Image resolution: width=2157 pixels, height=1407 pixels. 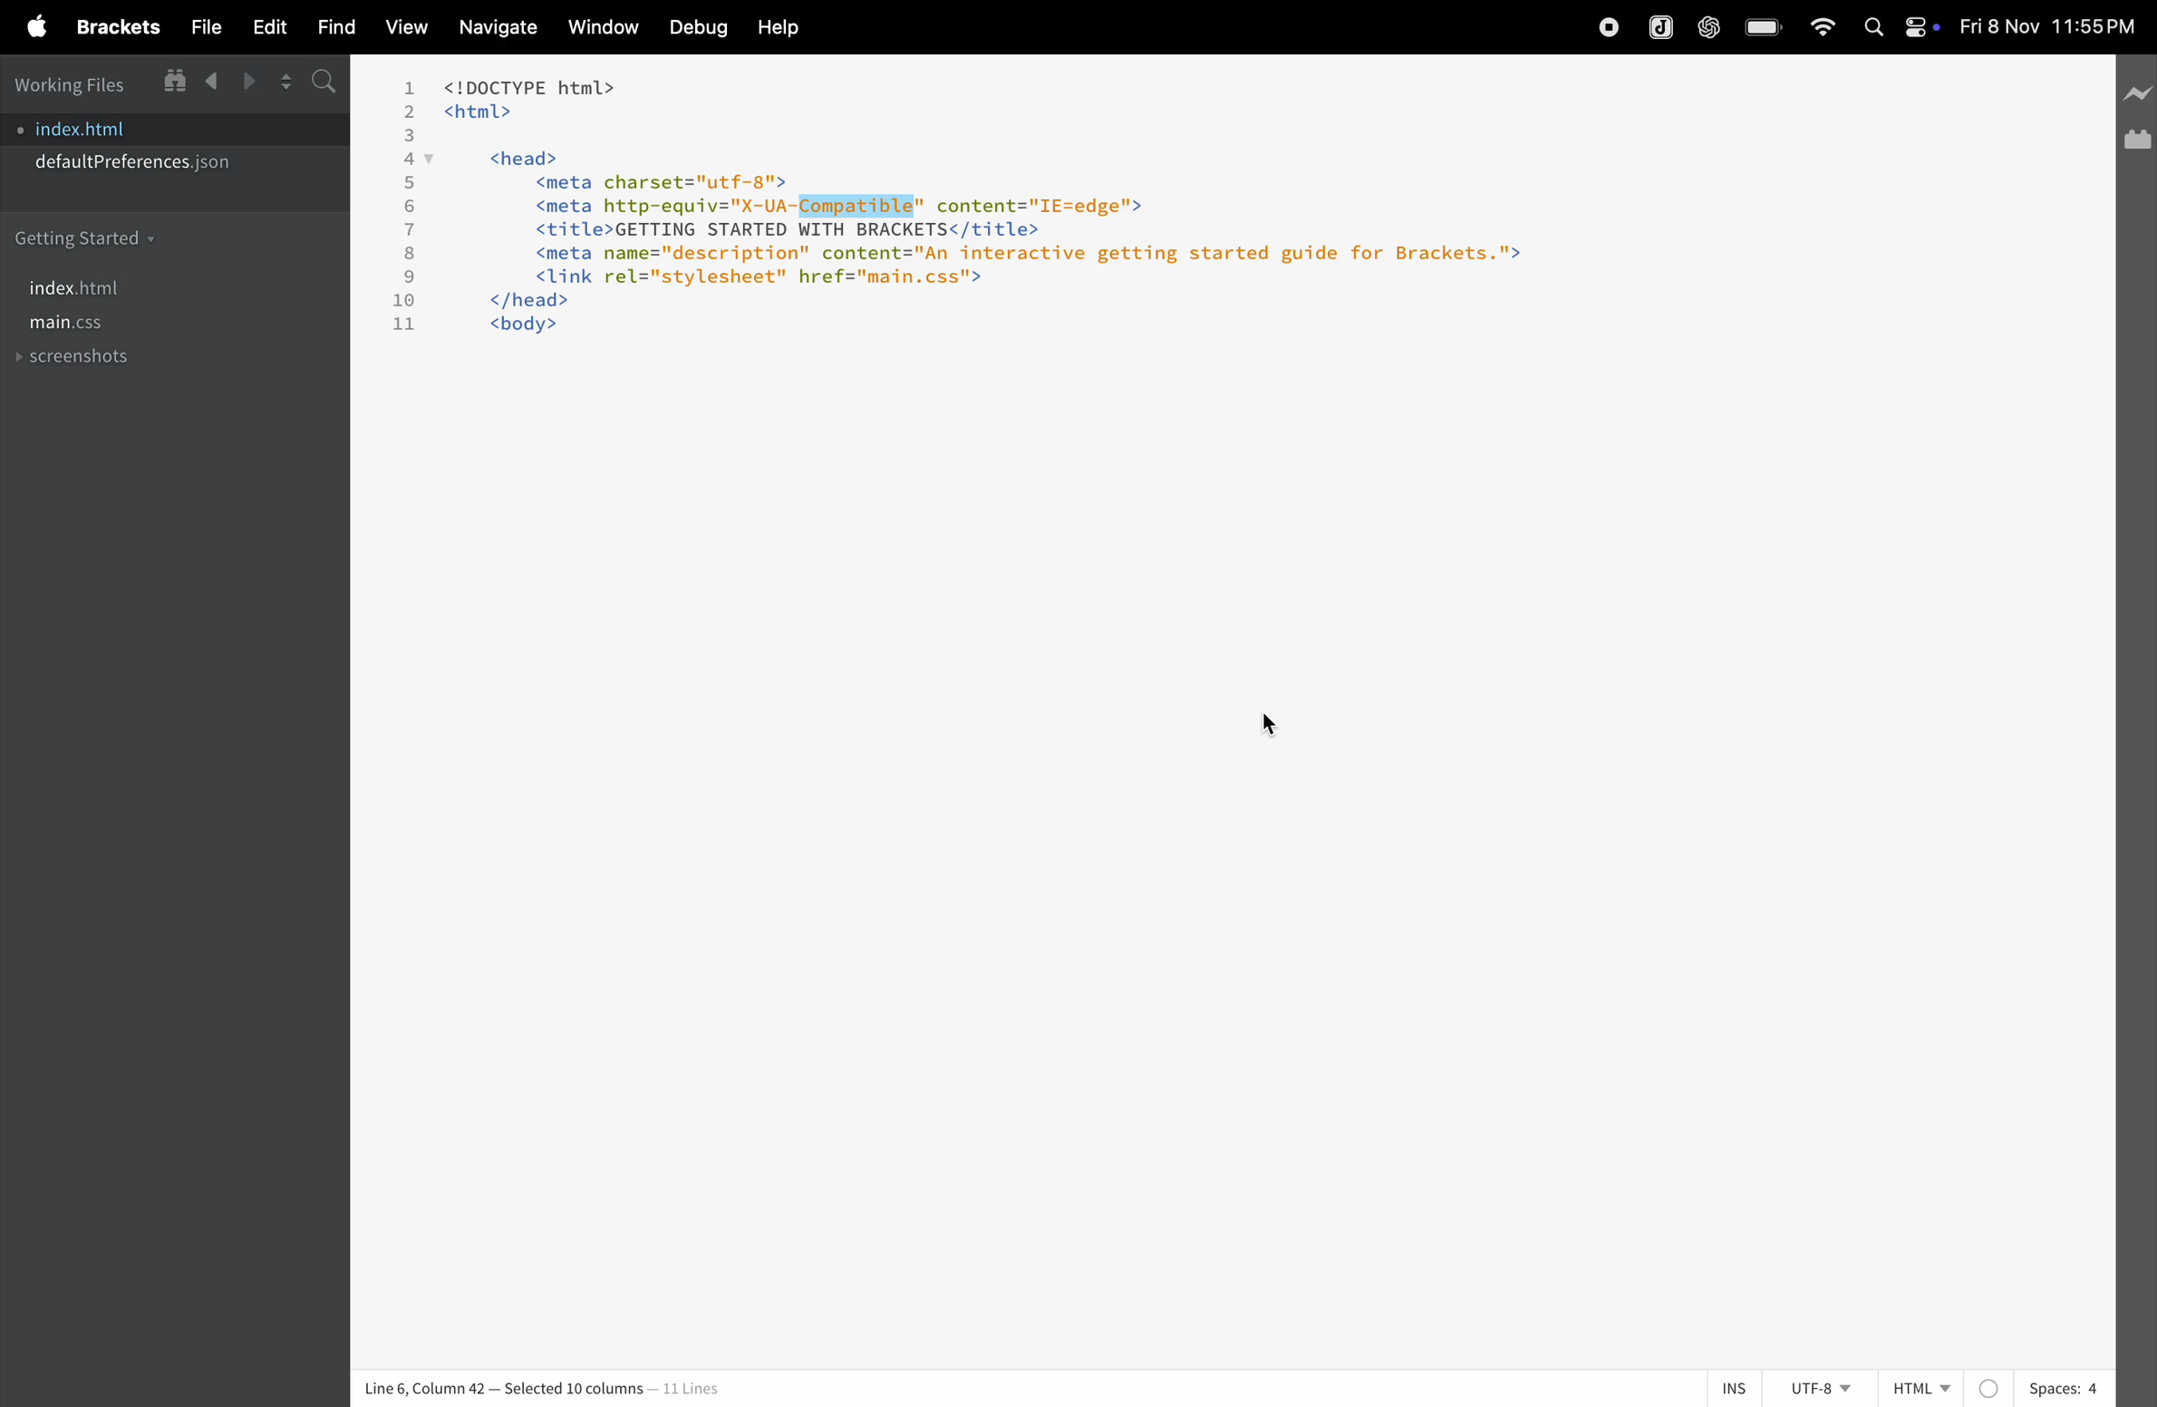 I want to click on record, so click(x=1613, y=28).